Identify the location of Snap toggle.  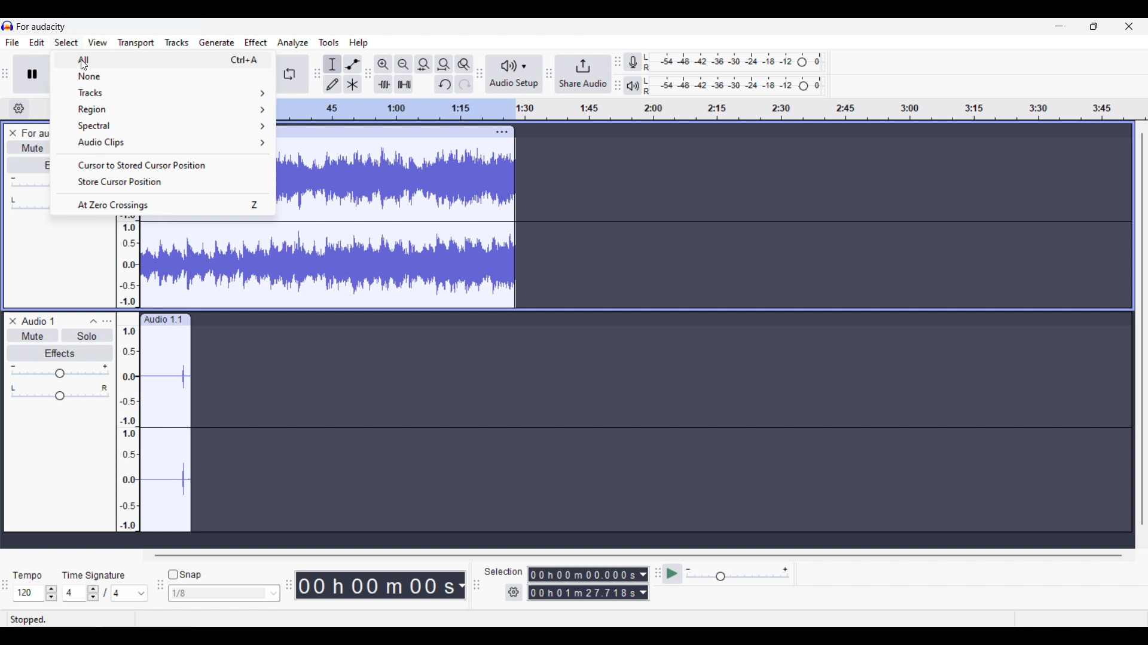
(185, 575).